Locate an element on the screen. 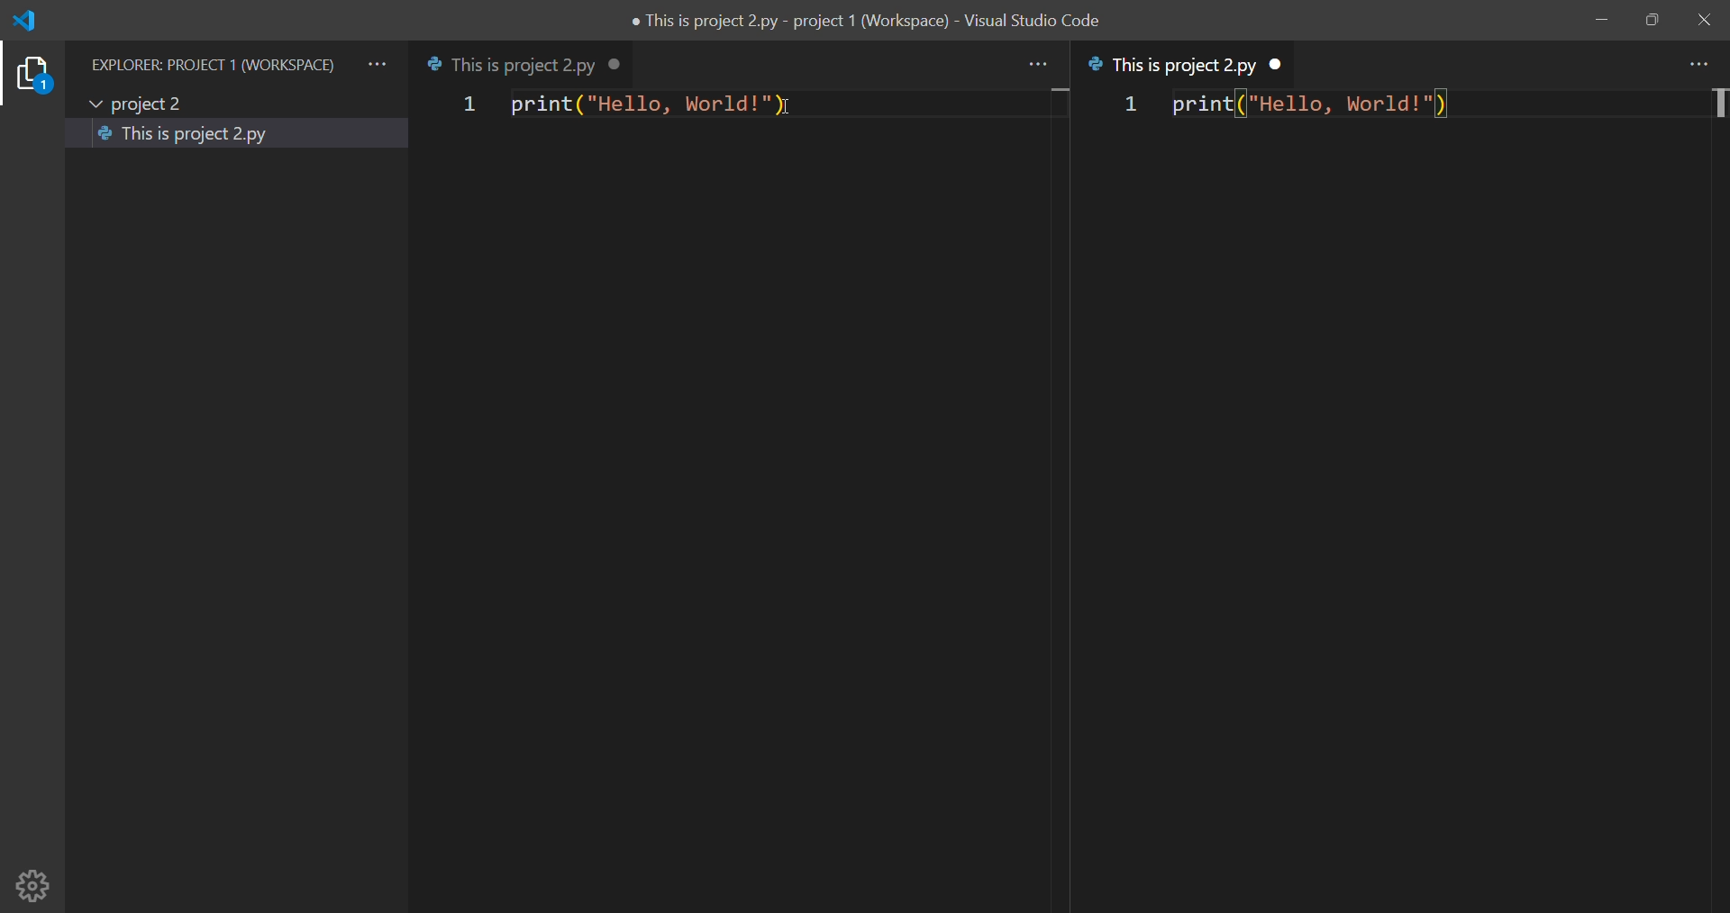  settings is located at coordinates (32, 884).